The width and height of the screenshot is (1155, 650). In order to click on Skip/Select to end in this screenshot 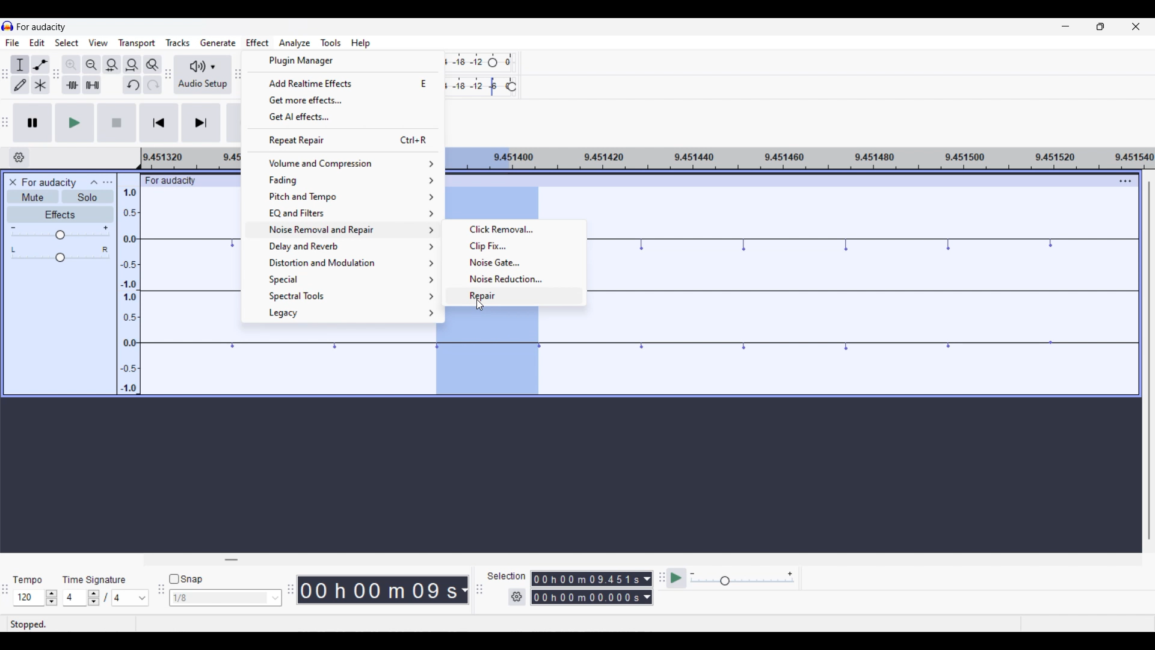, I will do `click(201, 123)`.